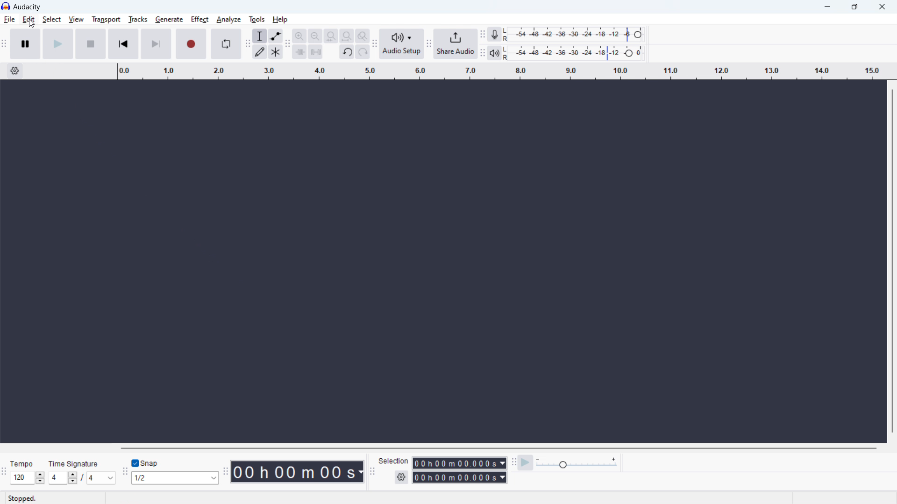  Describe the element at coordinates (299, 52) in the screenshot. I see `trim audio outside selection` at that location.